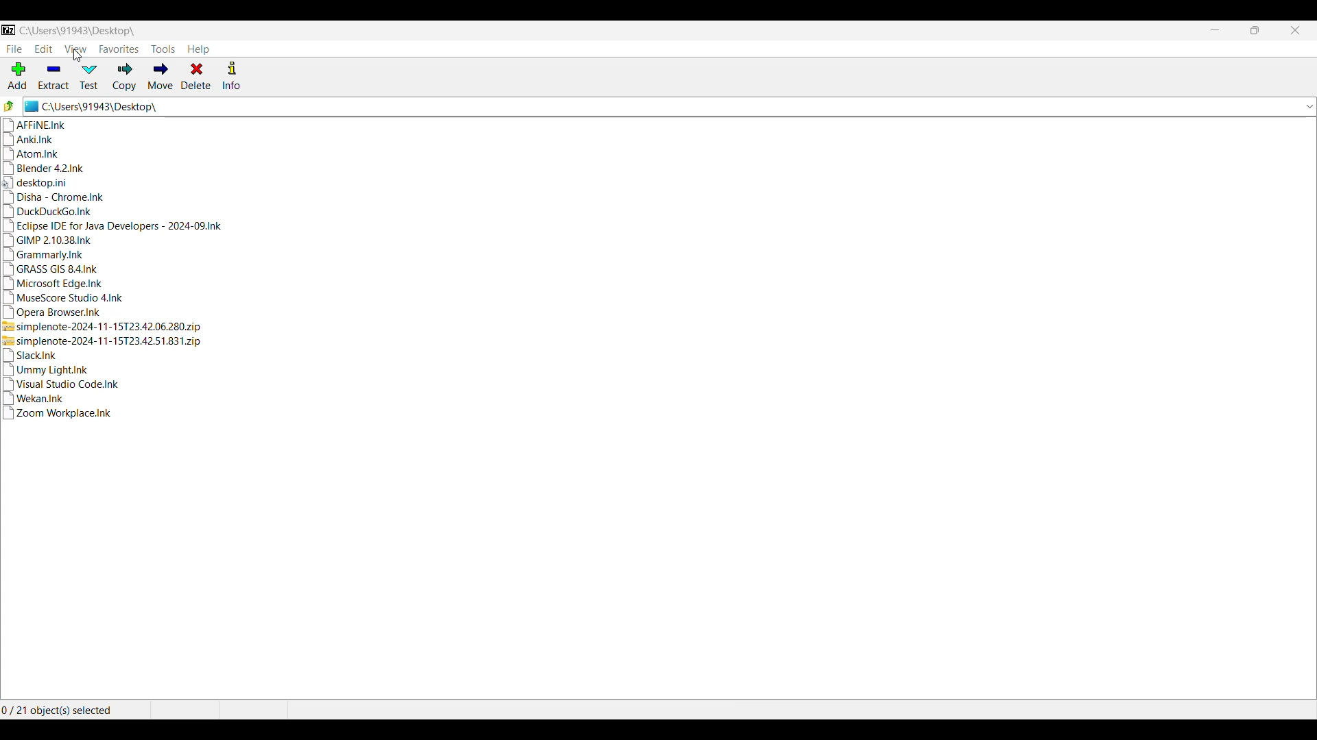 Image resolution: width=1317 pixels, height=740 pixels. Describe the element at coordinates (64, 297) in the screenshot. I see `MuseScore Studio 4.Ink` at that location.